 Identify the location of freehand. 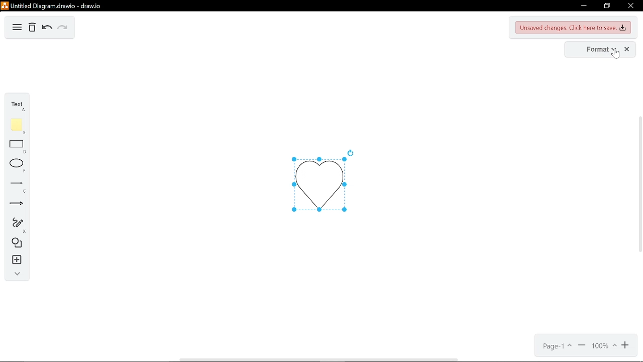
(16, 225).